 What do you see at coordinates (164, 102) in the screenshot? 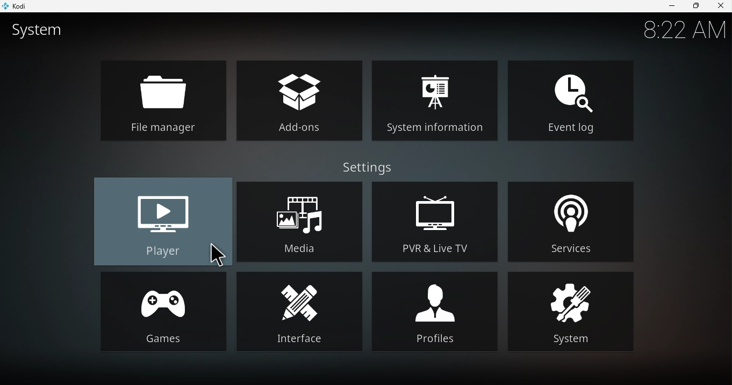
I see `File manager` at bounding box center [164, 102].